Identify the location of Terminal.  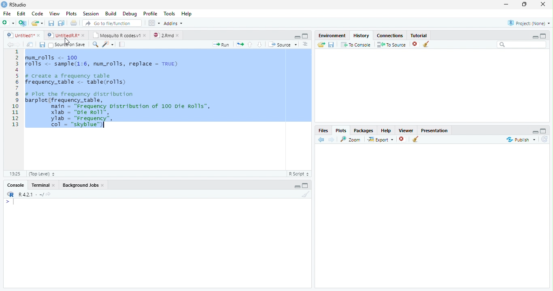
(44, 185).